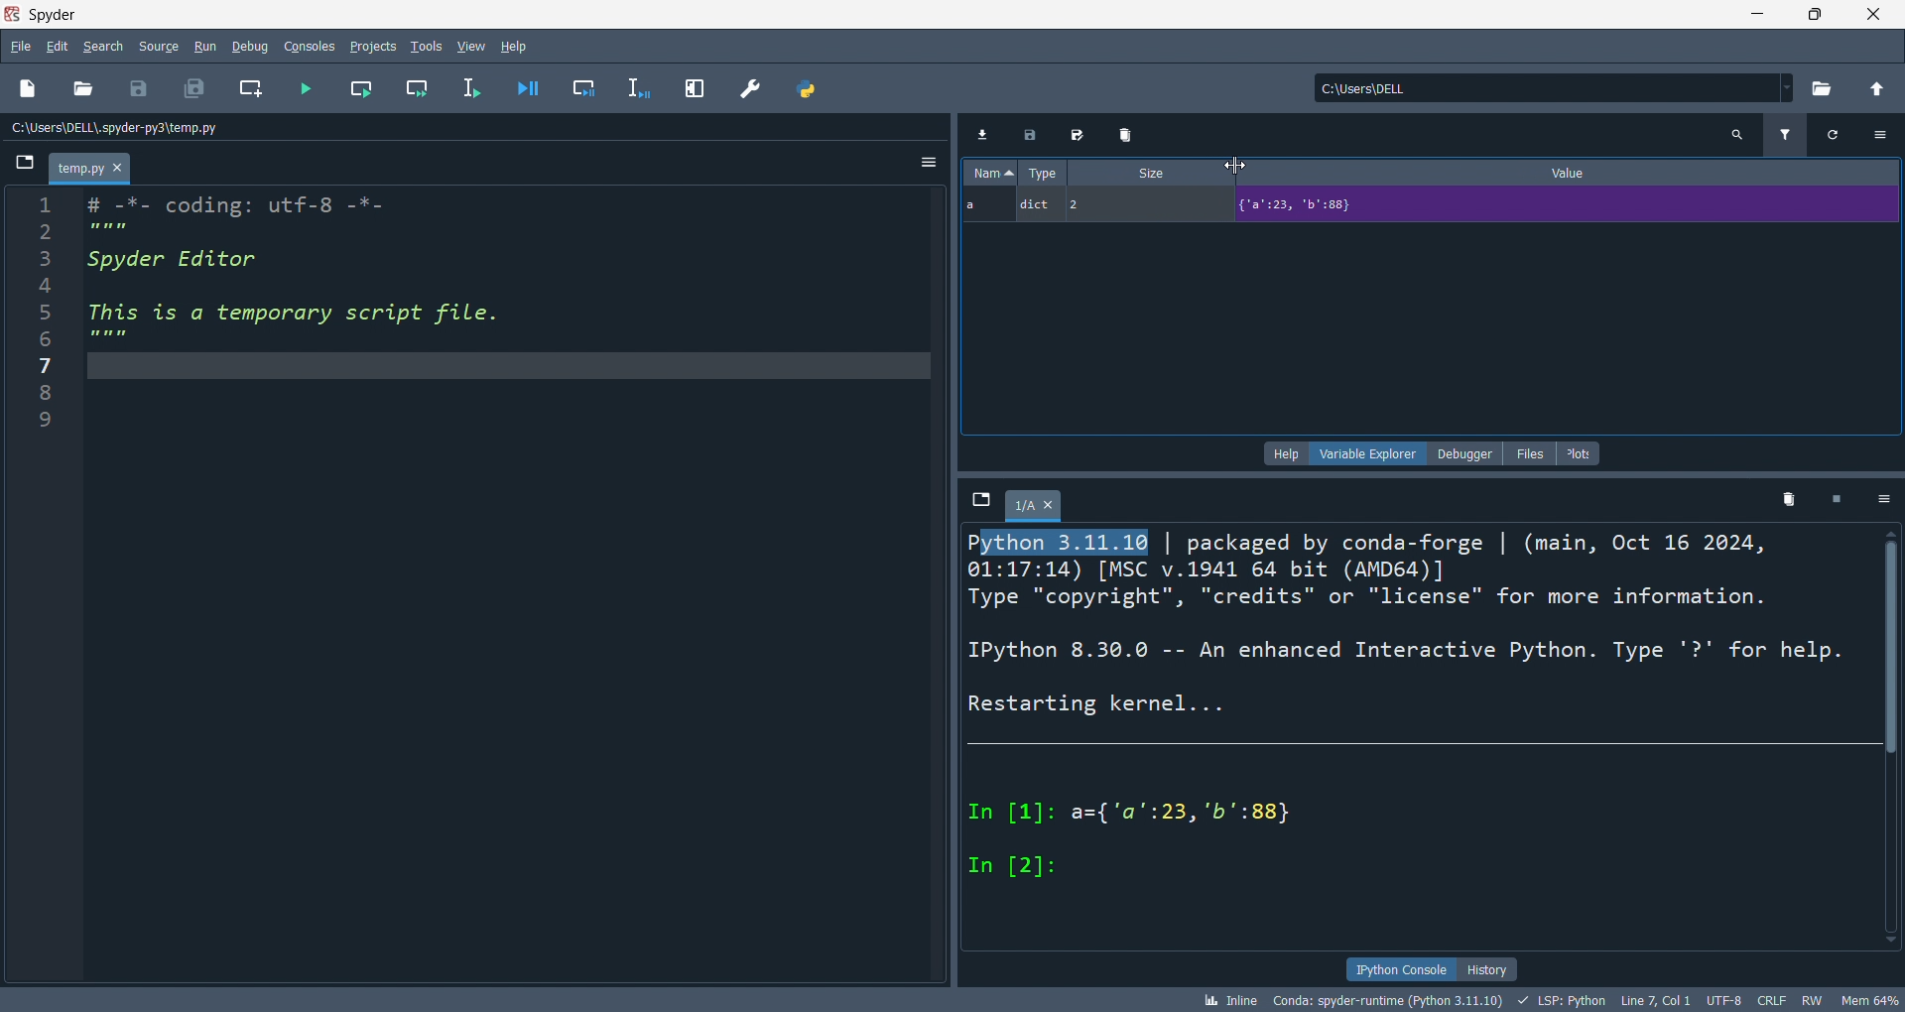  I want to click on new file, so click(27, 91).